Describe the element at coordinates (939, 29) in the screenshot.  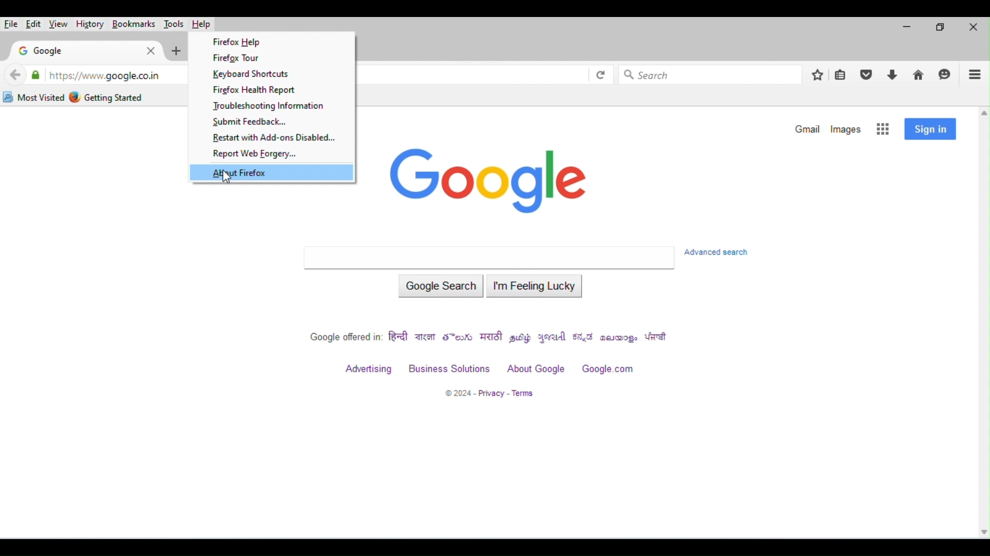
I see `maximize` at that location.